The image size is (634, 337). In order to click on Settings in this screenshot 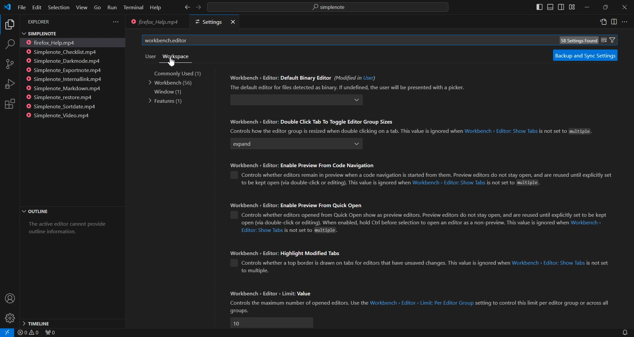, I will do `click(207, 22)`.